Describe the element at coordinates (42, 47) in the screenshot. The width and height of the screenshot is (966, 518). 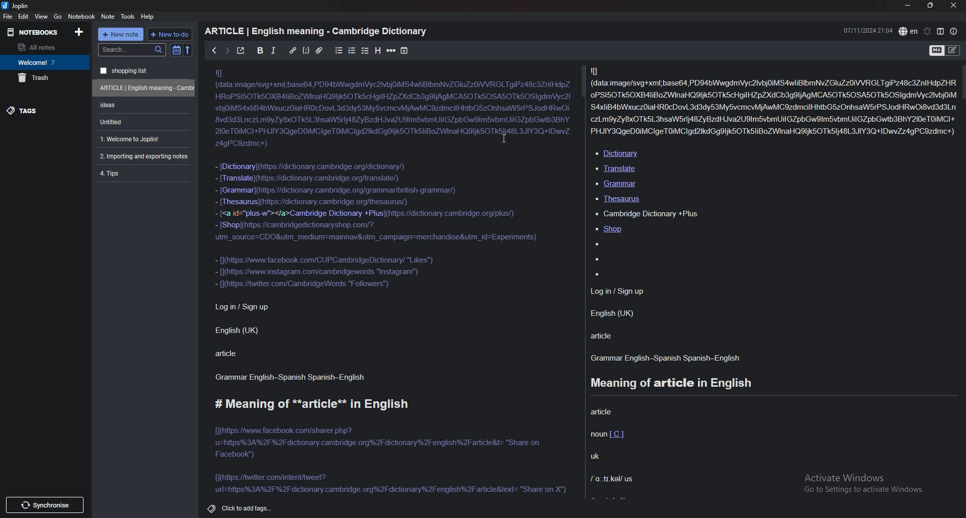
I see `all notes` at that location.